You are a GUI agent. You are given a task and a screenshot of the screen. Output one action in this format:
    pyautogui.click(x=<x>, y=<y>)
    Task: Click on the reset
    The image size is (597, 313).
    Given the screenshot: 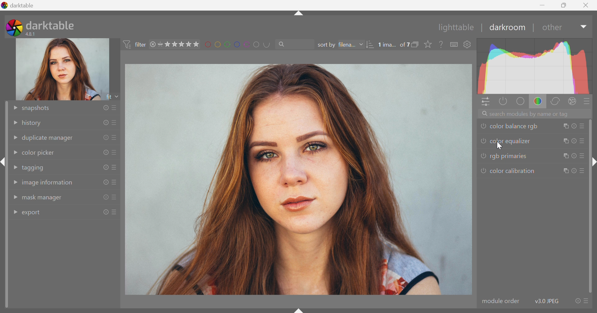 What is the action you would take?
    pyautogui.click(x=576, y=302)
    